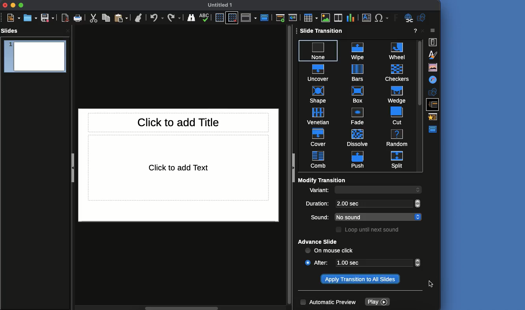 The width and height of the screenshot is (525, 310). I want to click on Master view, so click(434, 129).